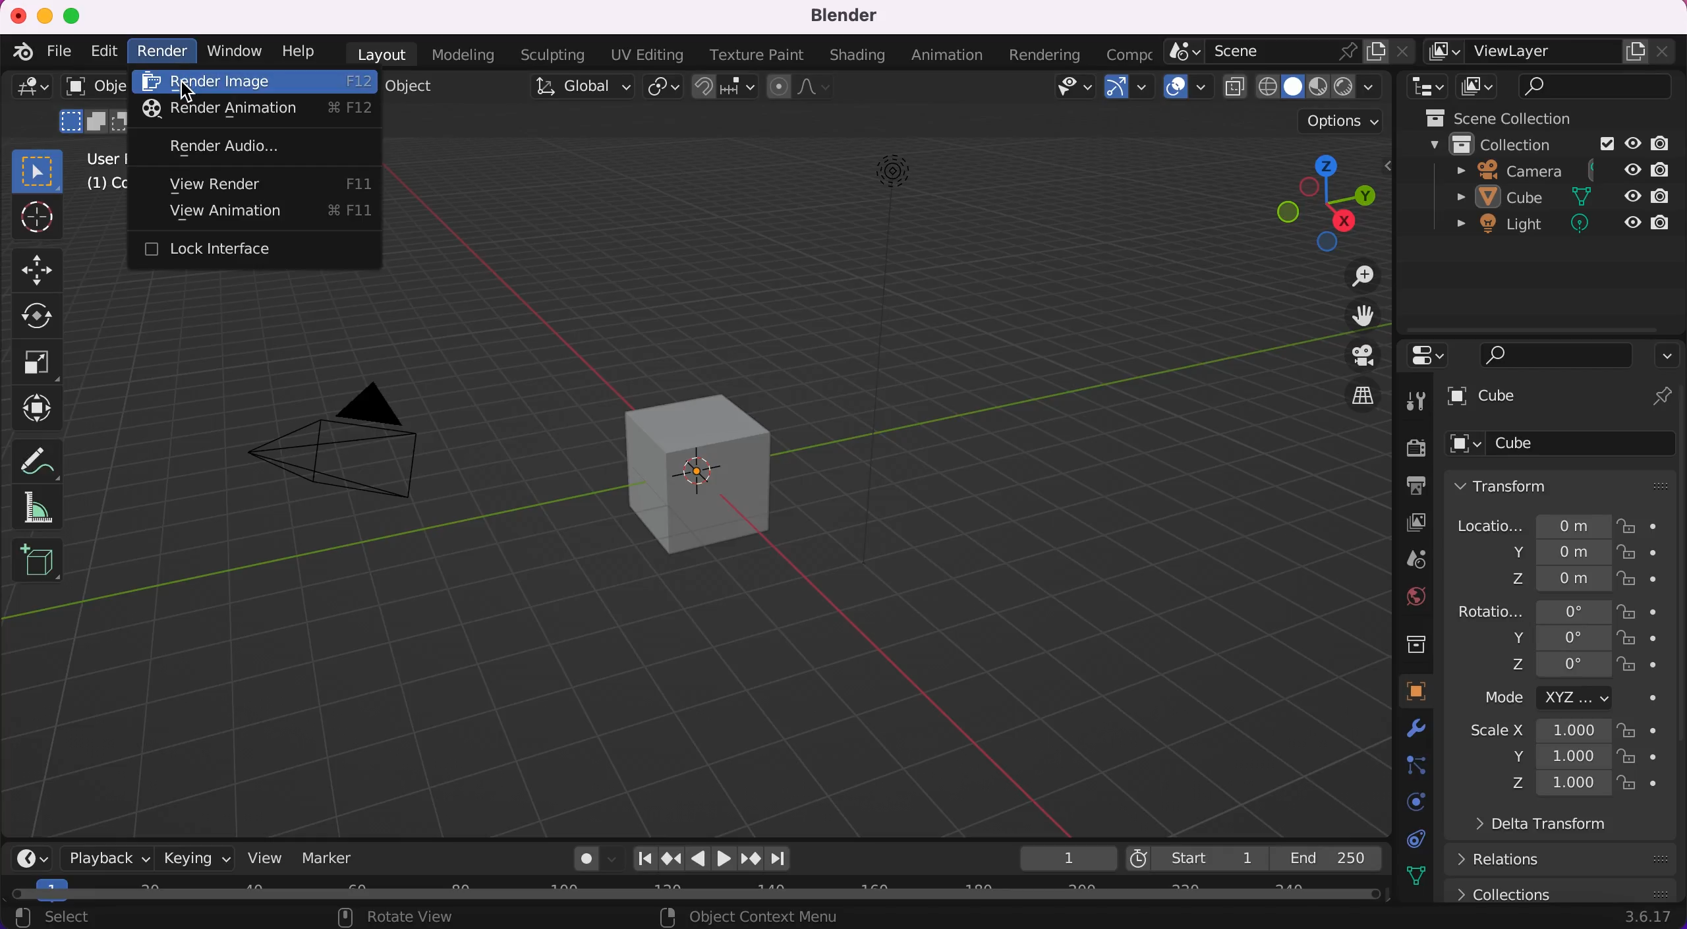  Describe the element at coordinates (1632, 144) in the screenshot. I see `hide in viewport` at that location.